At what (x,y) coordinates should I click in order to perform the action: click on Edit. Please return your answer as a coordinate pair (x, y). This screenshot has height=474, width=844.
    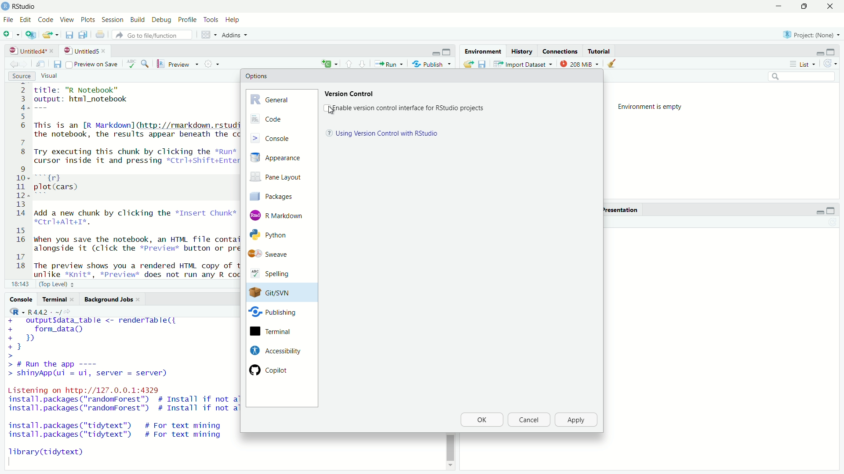
    Looking at the image, I should click on (25, 20).